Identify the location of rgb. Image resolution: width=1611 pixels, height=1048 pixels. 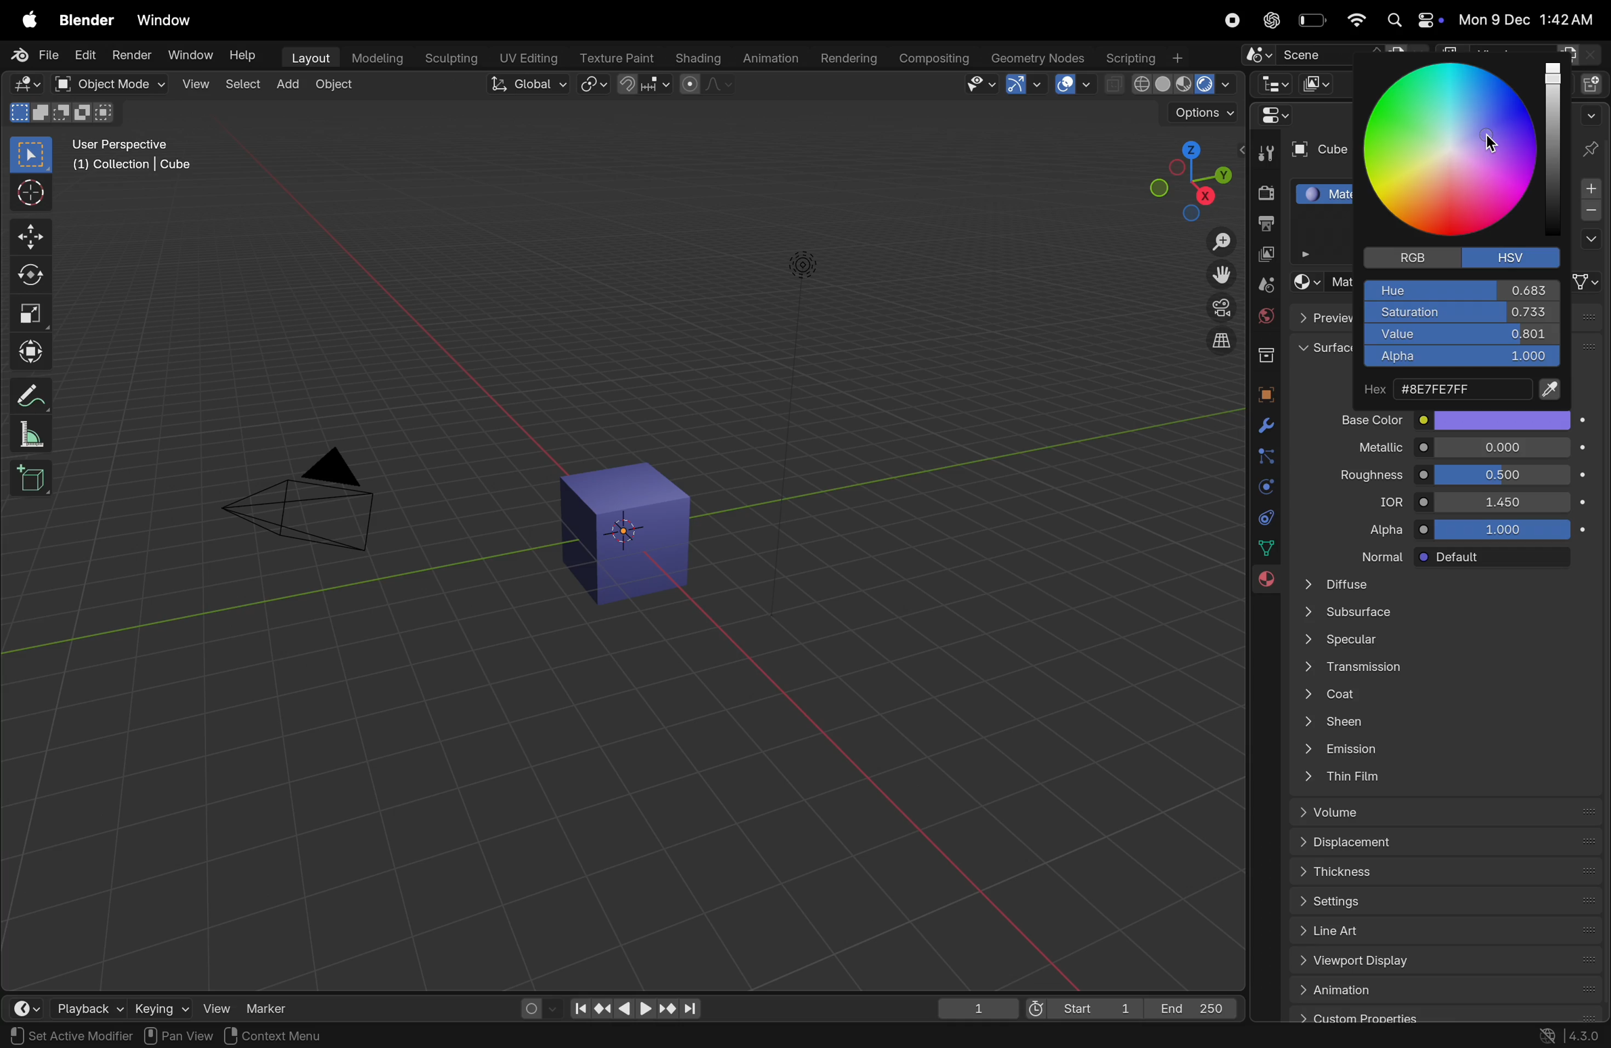
(1408, 257).